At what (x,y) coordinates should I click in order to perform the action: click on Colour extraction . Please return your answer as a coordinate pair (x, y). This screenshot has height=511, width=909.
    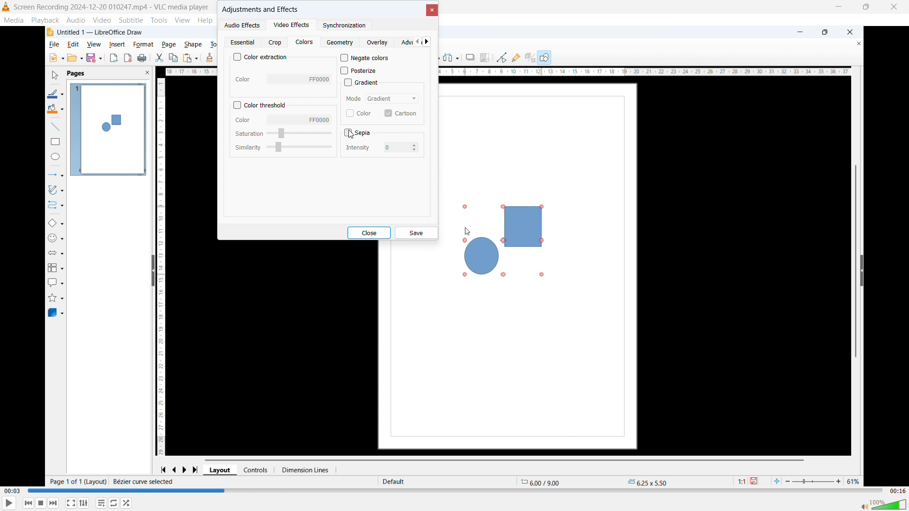
    Looking at the image, I should click on (260, 57).